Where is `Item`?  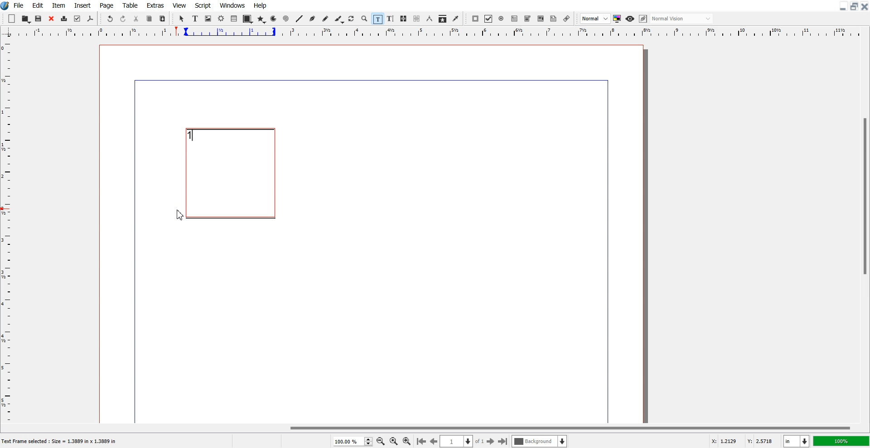
Item is located at coordinates (58, 5).